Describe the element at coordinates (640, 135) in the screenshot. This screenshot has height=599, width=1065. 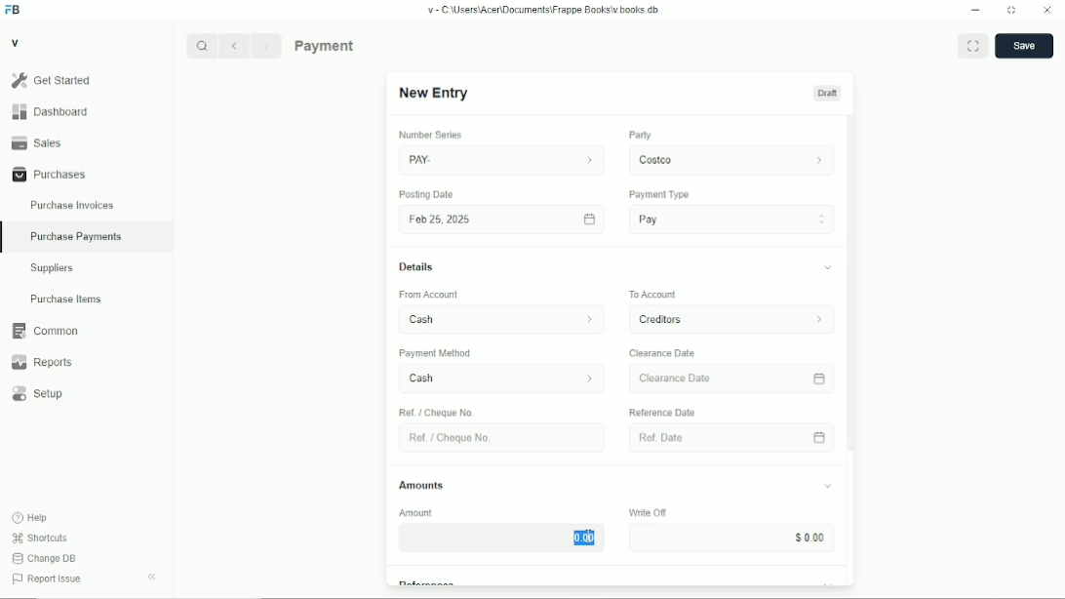
I see `Party` at that location.